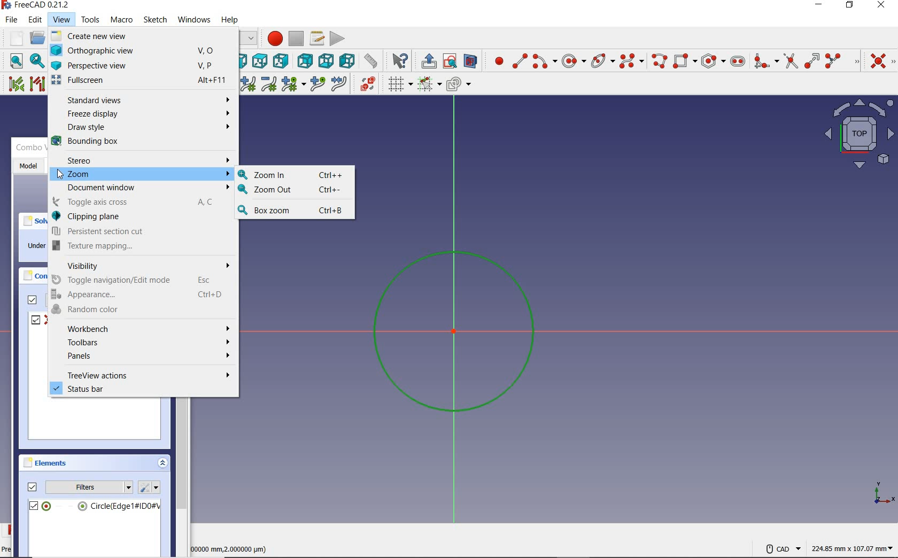 The height and width of the screenshot is (558, 898). What do you see at coordinates (14, 61) in the screenshot?
I see `fit all` at bounding box center [14, 61].